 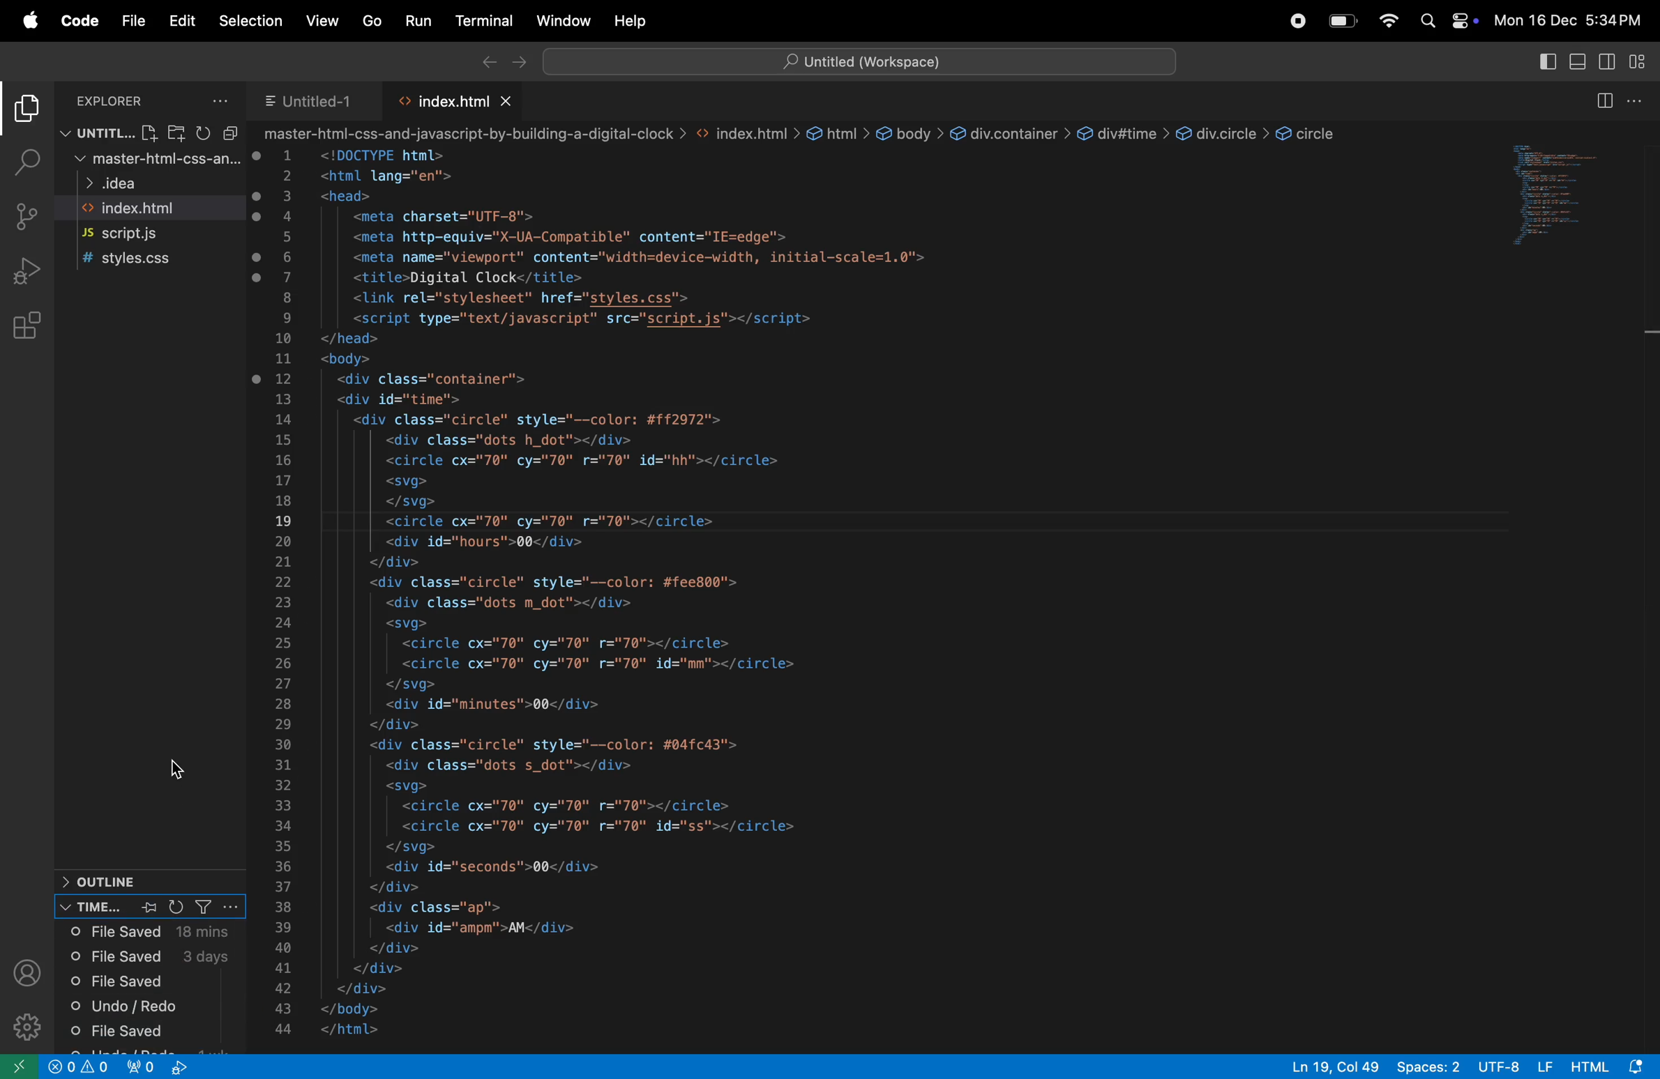 What do you see at coordinates (1498, 1064) in the screenshot?
I see `utf -8` at bounding box center [1498, 1064].